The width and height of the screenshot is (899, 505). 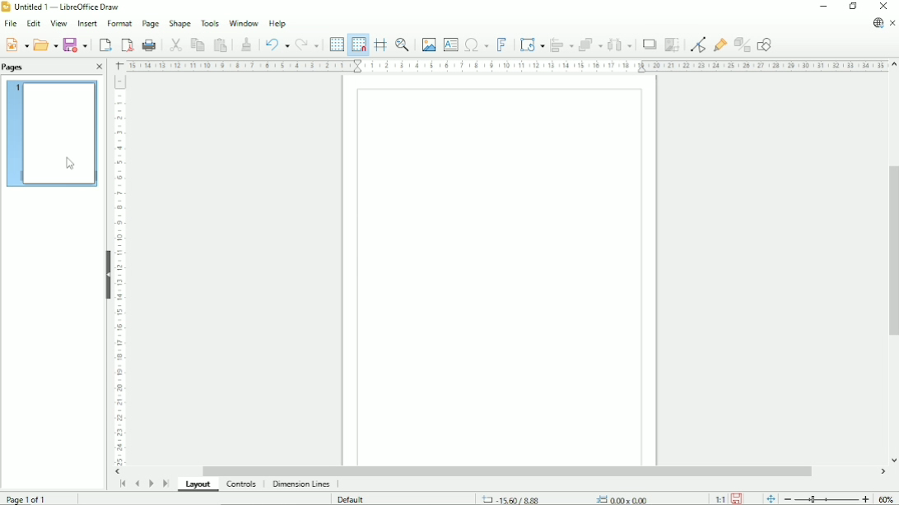 What do you see at coordinates (179, 23) in the screenshot?
I see `Shape` at bounding box center [179, 23].